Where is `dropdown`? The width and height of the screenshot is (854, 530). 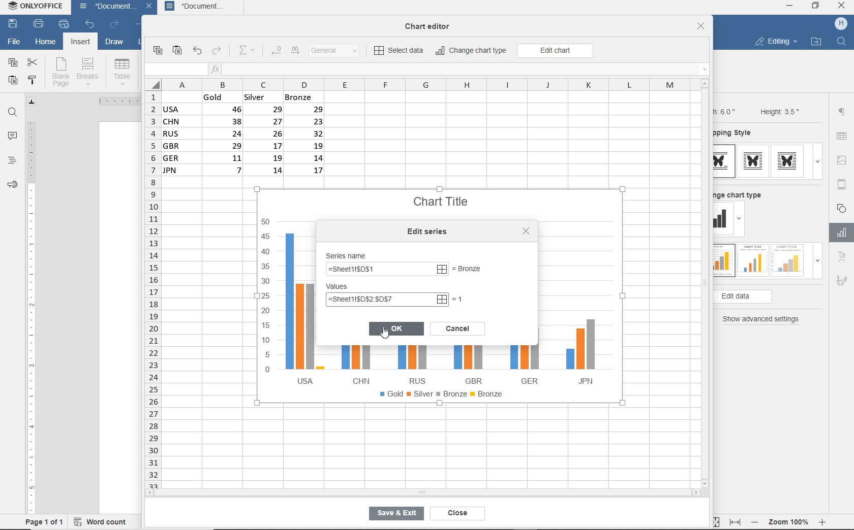 dropdown is located at coordinates (741, 220).